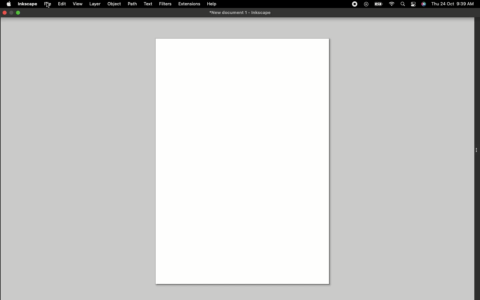 The height and width of the screenshot is (300, 480). Describe the element at coordinates (9, 5) in the screenshot. I see `Apple logo` at that location.